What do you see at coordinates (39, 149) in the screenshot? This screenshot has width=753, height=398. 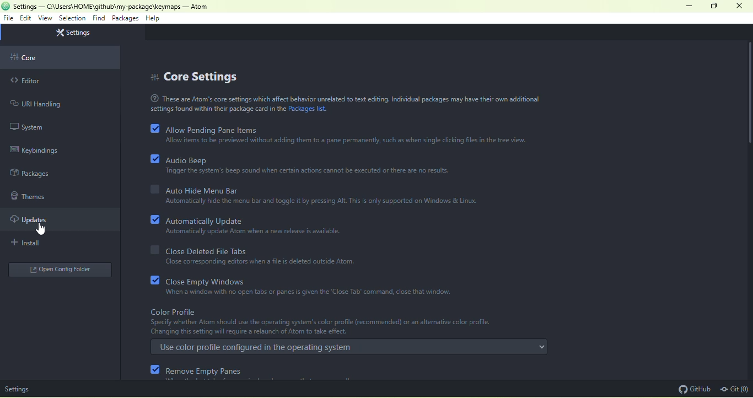 I see `keybindings` at bounding box center [39, 149].